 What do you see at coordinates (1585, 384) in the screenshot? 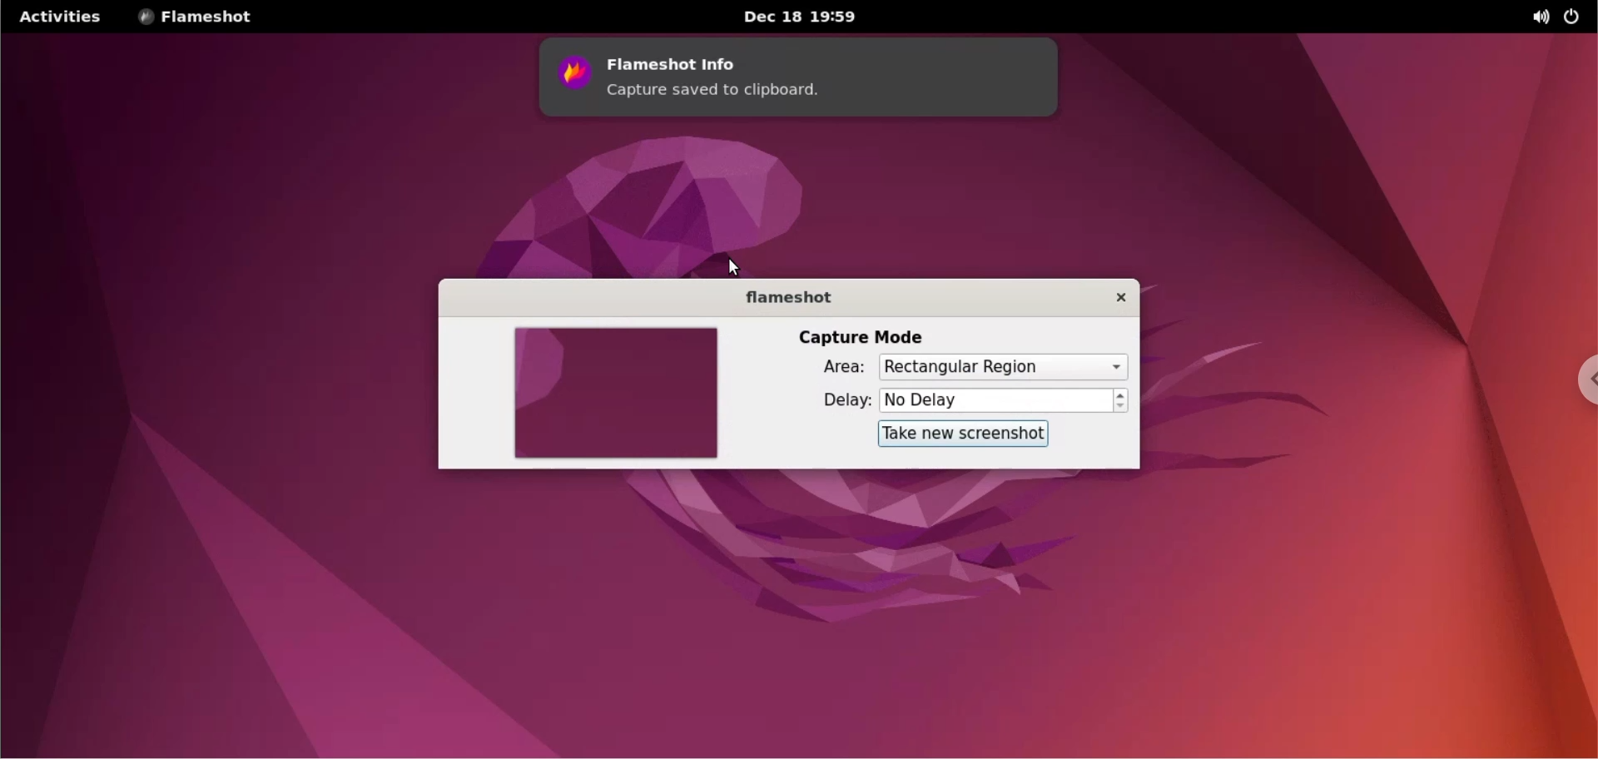
I see `chrome options` at bounding box center [1585, 384].